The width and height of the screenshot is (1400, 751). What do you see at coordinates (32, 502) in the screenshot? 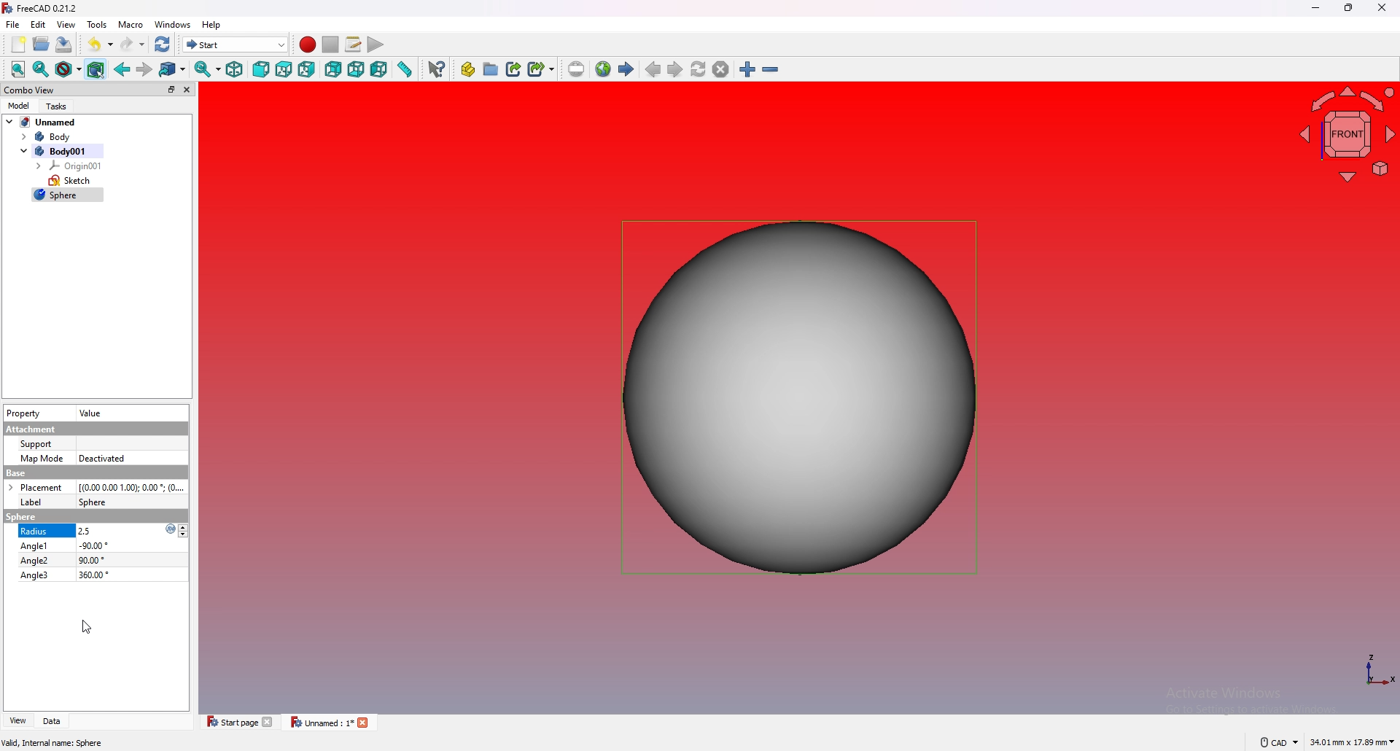
I see `Label` at bounding box center [32, 502].